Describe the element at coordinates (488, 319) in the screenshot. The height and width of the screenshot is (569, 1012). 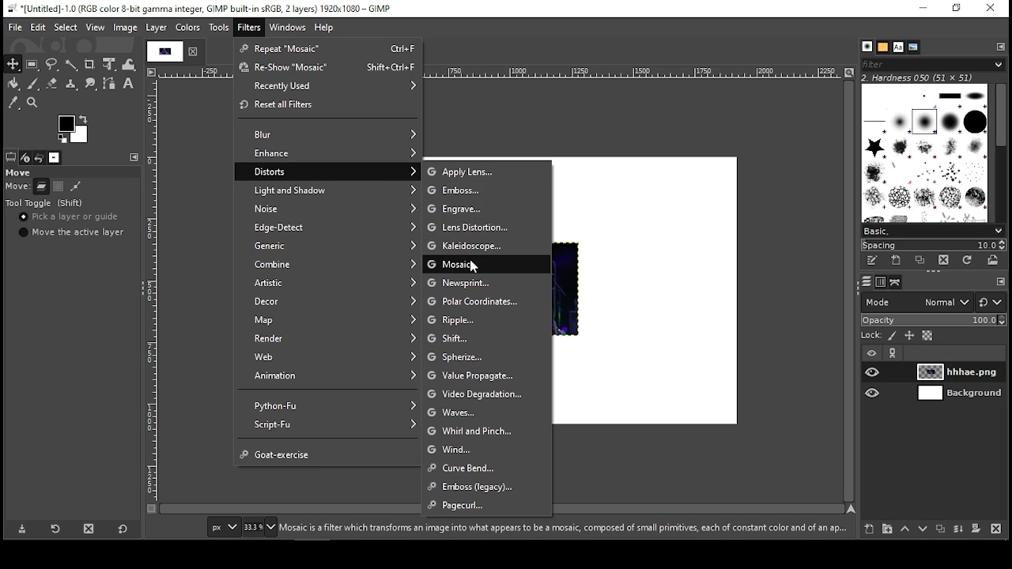
I see `ripple` at that location.